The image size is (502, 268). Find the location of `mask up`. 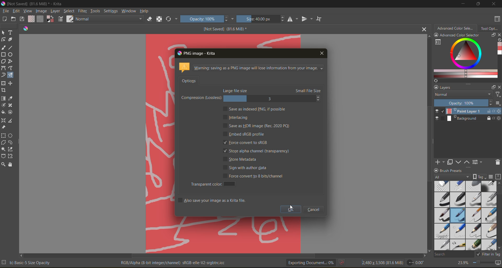

mask up is located at coordinates (467, 162).